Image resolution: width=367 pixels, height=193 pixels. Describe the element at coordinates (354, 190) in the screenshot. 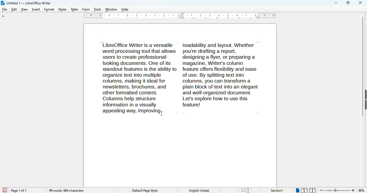

I see `zoom in` at that location.